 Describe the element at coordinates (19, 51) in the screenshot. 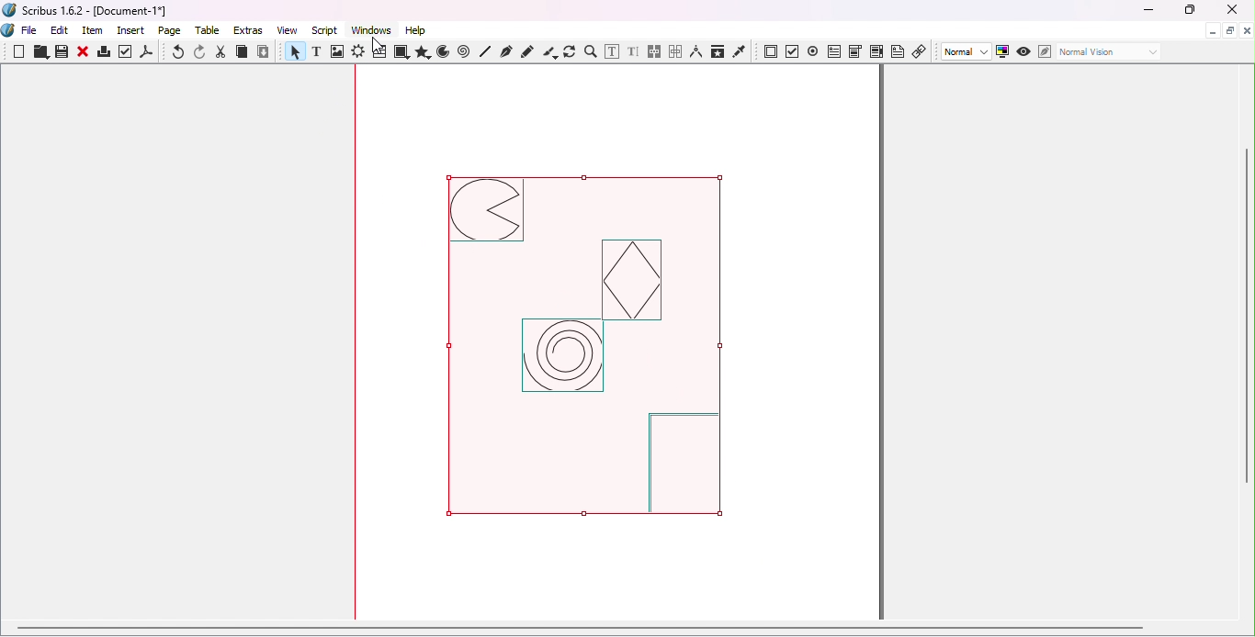

I see `New` at that location.